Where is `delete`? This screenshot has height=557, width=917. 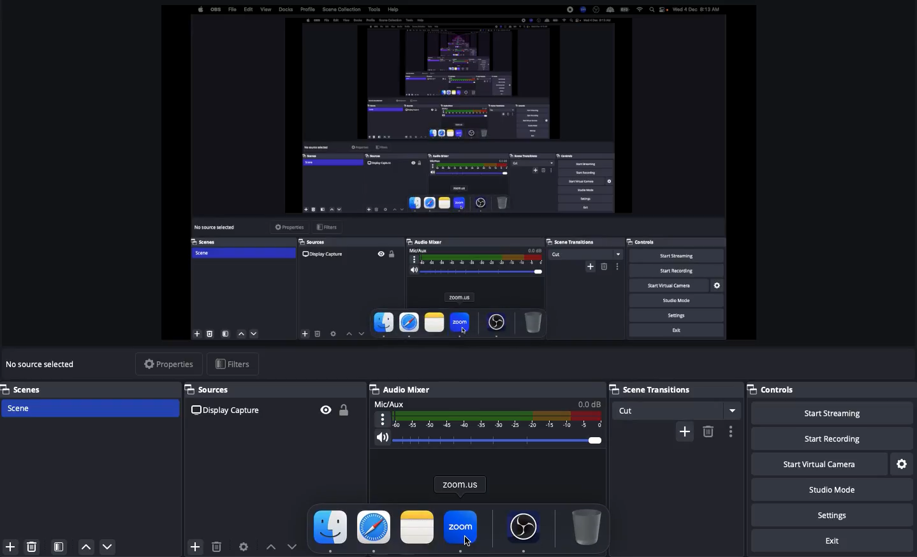 delete is located at coordinates (217, 546).